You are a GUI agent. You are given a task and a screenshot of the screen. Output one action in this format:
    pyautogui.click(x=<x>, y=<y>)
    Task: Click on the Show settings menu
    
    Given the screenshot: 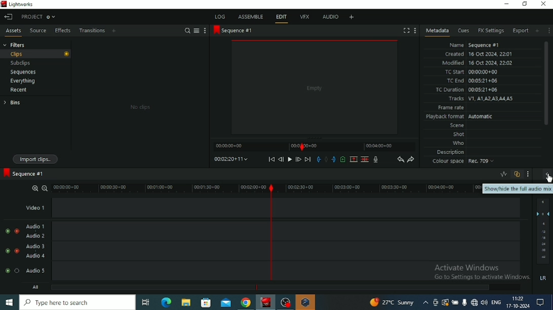 What is the action you would take?
    pyautogui.click(x=549, y=31)
    